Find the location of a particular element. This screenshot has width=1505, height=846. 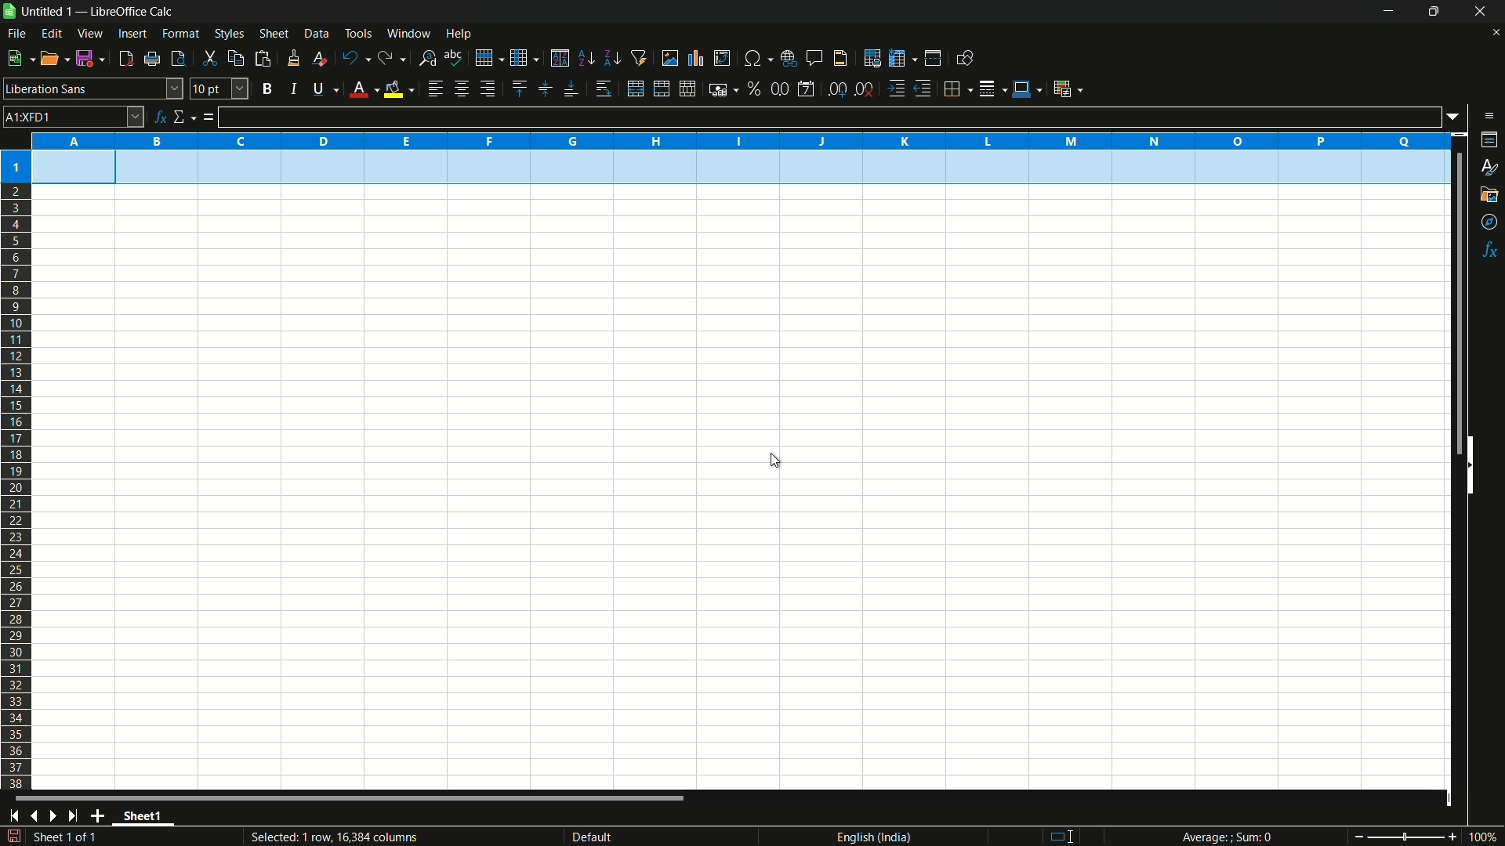

rows is located at coordinates (16, 469).